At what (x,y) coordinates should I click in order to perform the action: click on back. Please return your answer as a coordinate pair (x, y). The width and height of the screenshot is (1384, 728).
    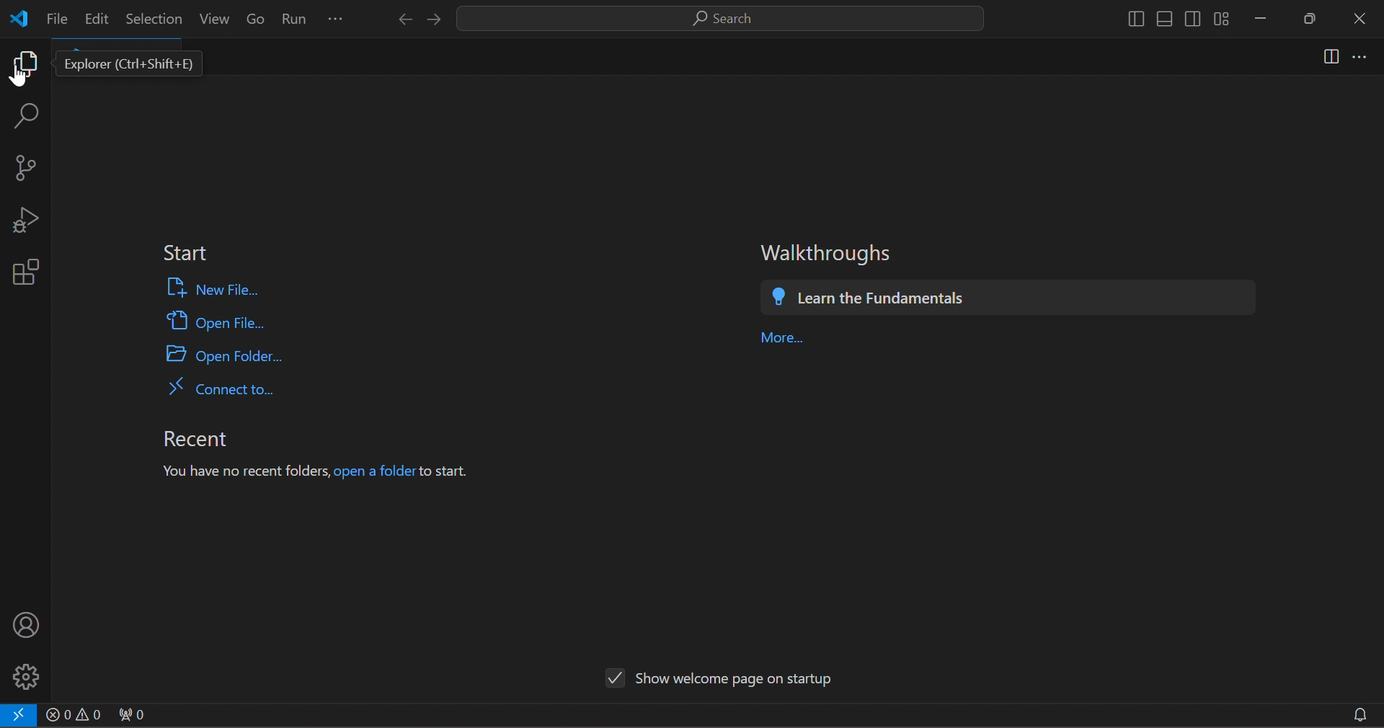
    Looking at the image, I should click on (404, 19).